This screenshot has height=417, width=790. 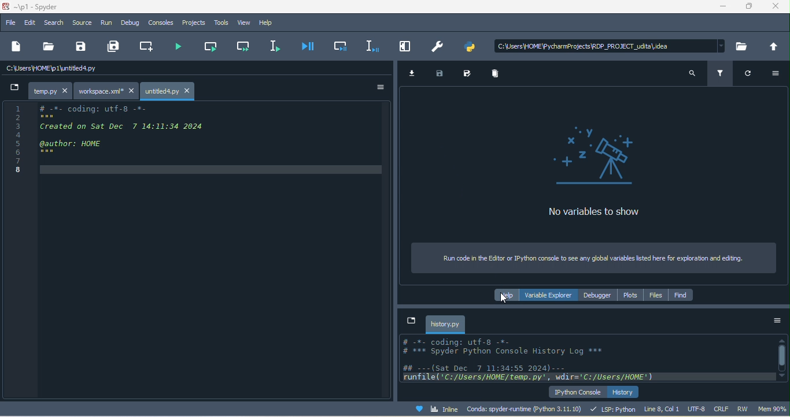 What do you see at coordinates (631, 296) in the screenshot?
I see `plots` at bounding box center [631, 296].